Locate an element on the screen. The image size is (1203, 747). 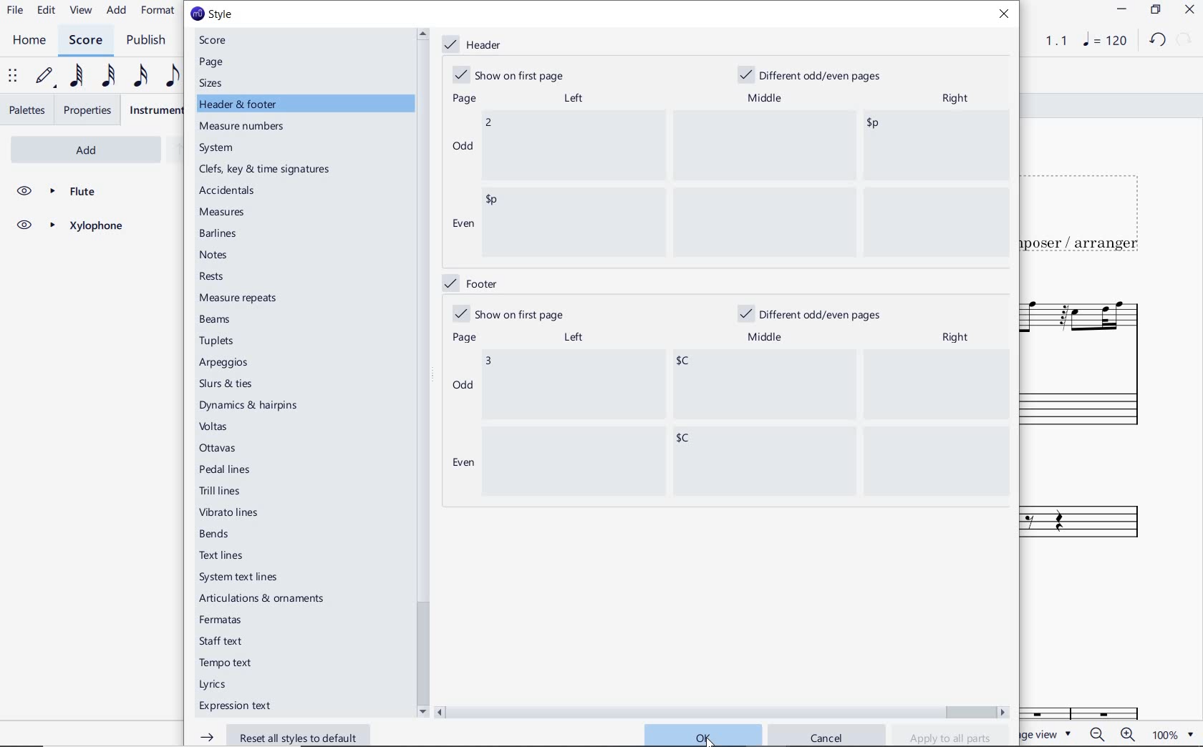
header & footer is located at coordinates (240, 104).